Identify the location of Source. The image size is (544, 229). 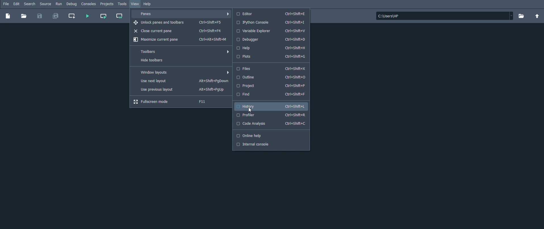
(45, 4).